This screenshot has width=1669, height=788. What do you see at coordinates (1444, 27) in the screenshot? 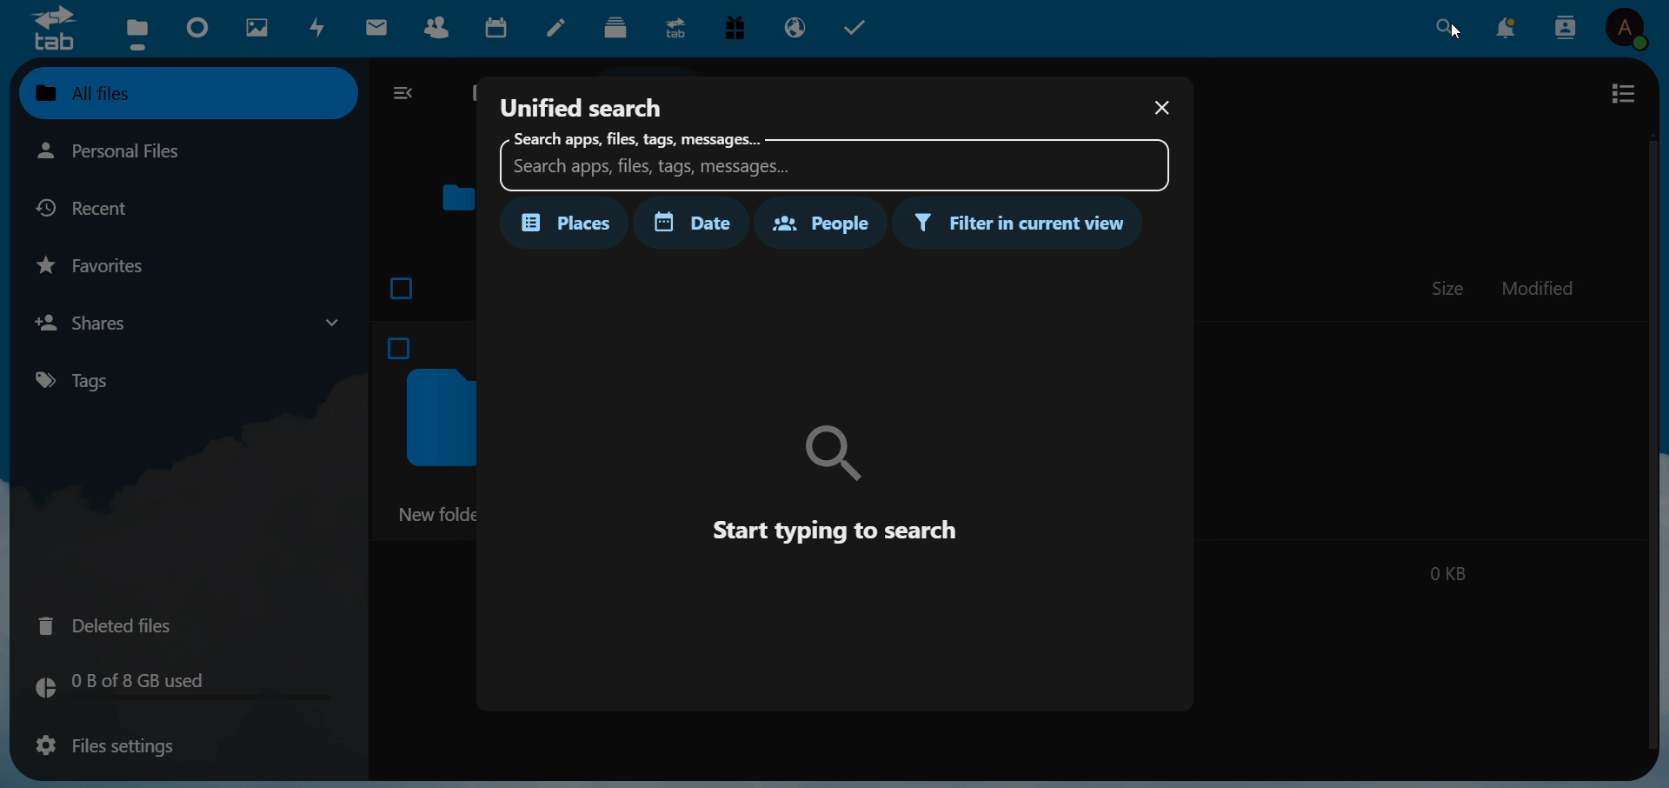
I see `search` at bounding box center [1444, 27].